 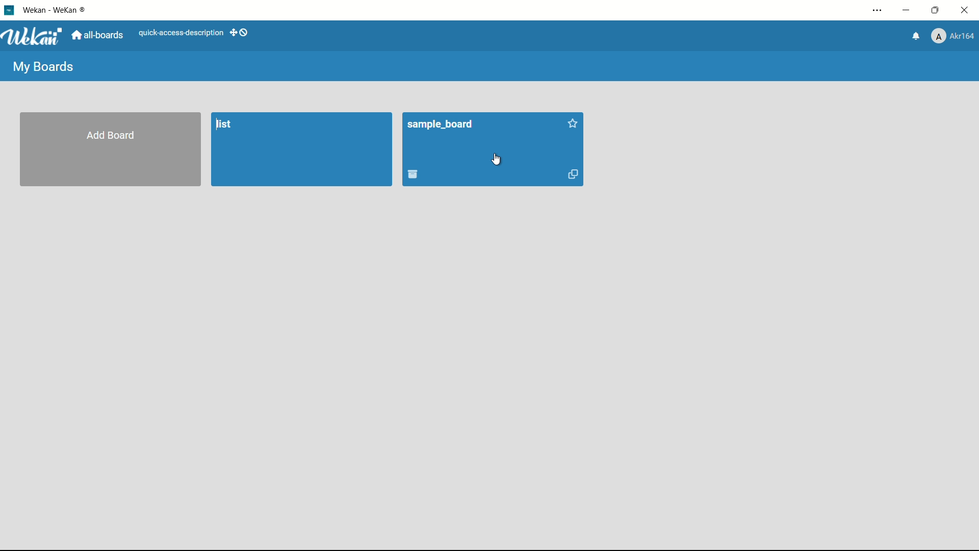 What do you see at coordinates (966, 10) in the screenshot?
I see `close app` at bounding box center [966, 10].